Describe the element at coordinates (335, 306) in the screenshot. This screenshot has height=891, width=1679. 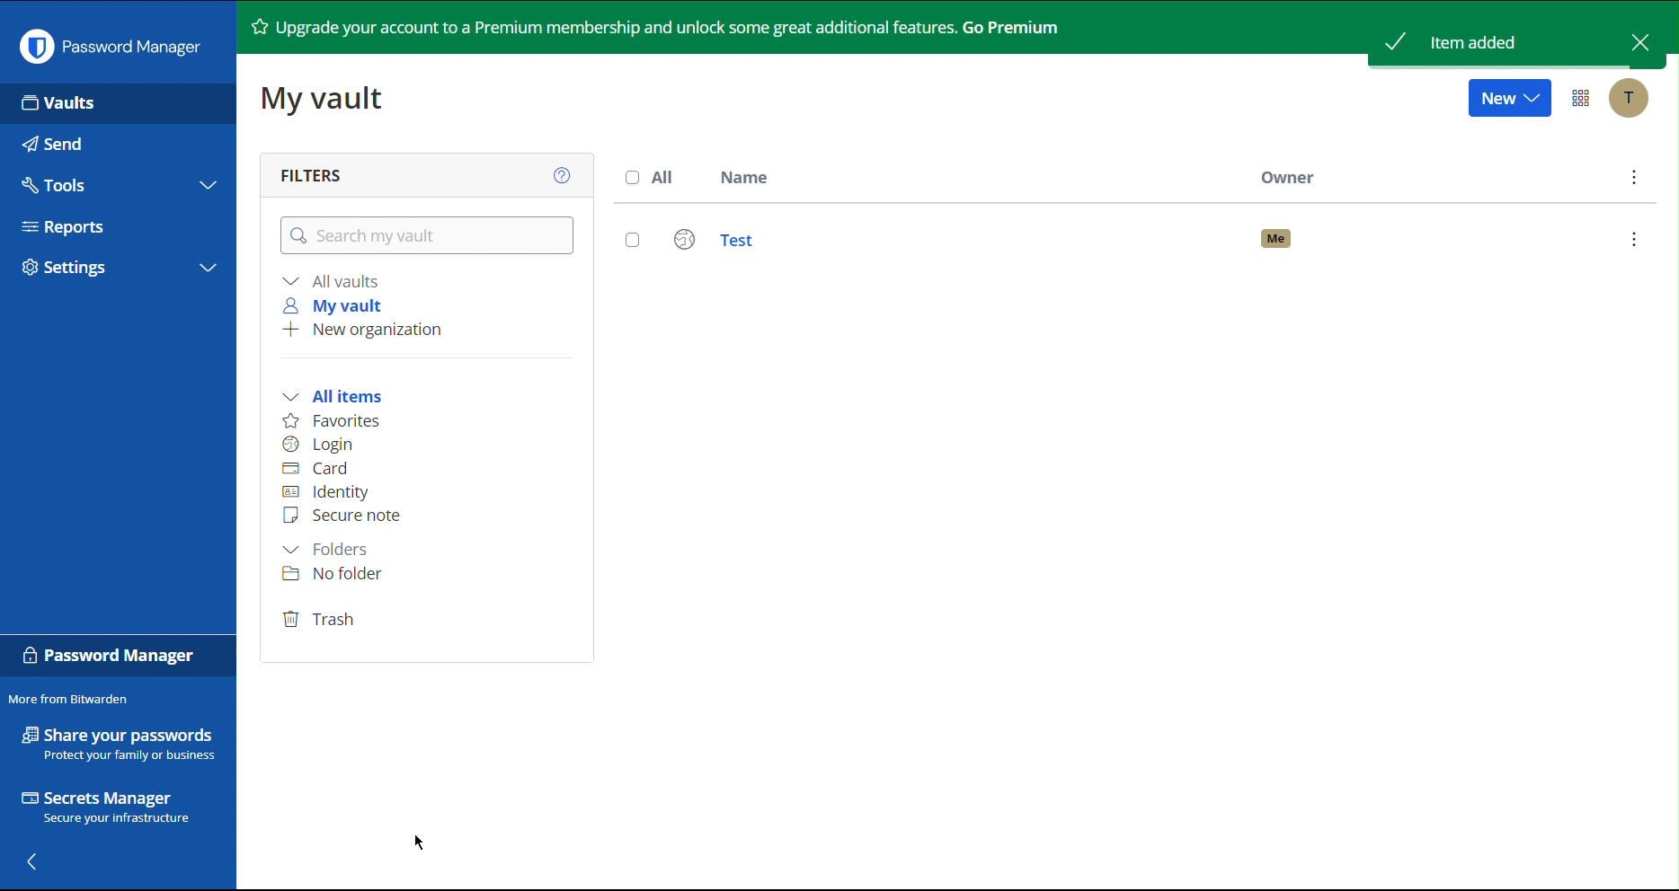
I see `My vault` at that location.